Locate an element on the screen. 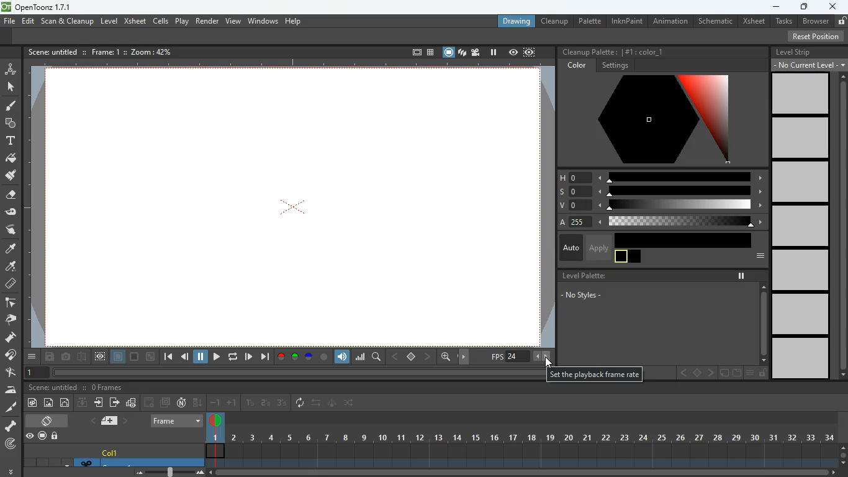 The width and height of the screenshot is (848, 477). zoom is located at coordinates (446, 356).